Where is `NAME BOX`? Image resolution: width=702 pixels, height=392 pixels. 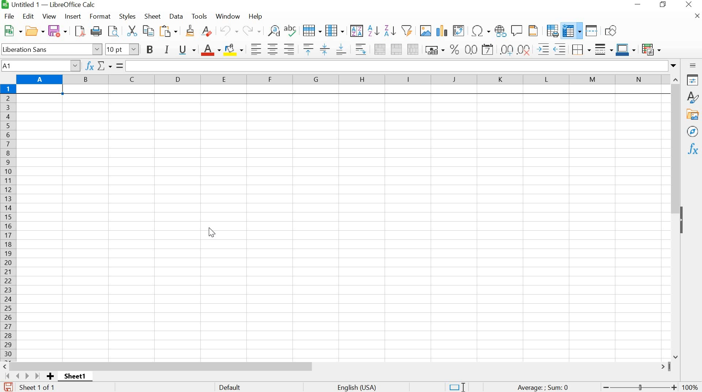
NAME BOX is located at coordinates (41, 65).